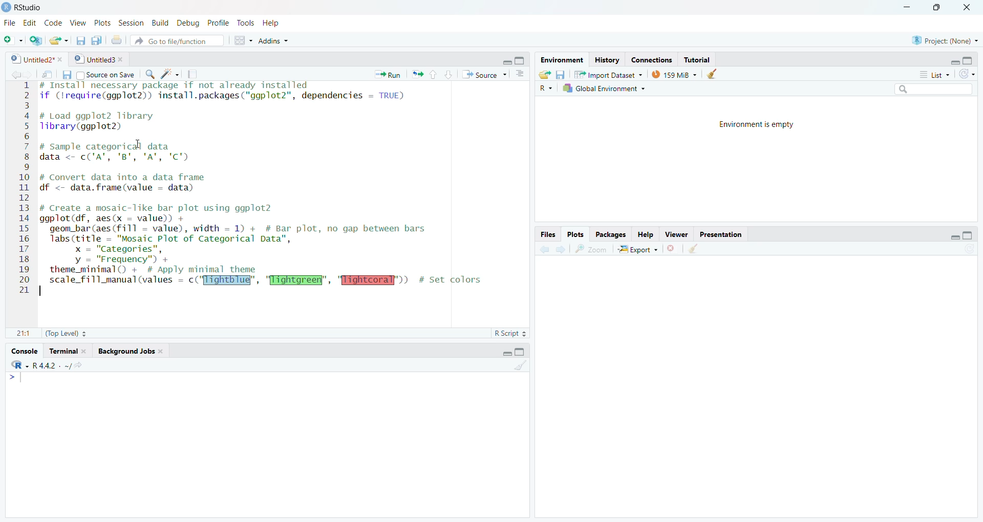 Image resolution: width=983 pixels, height=522 pixels. Describe the element at coordinates (433, 75) in the screenshot. I see `Up` at that location.